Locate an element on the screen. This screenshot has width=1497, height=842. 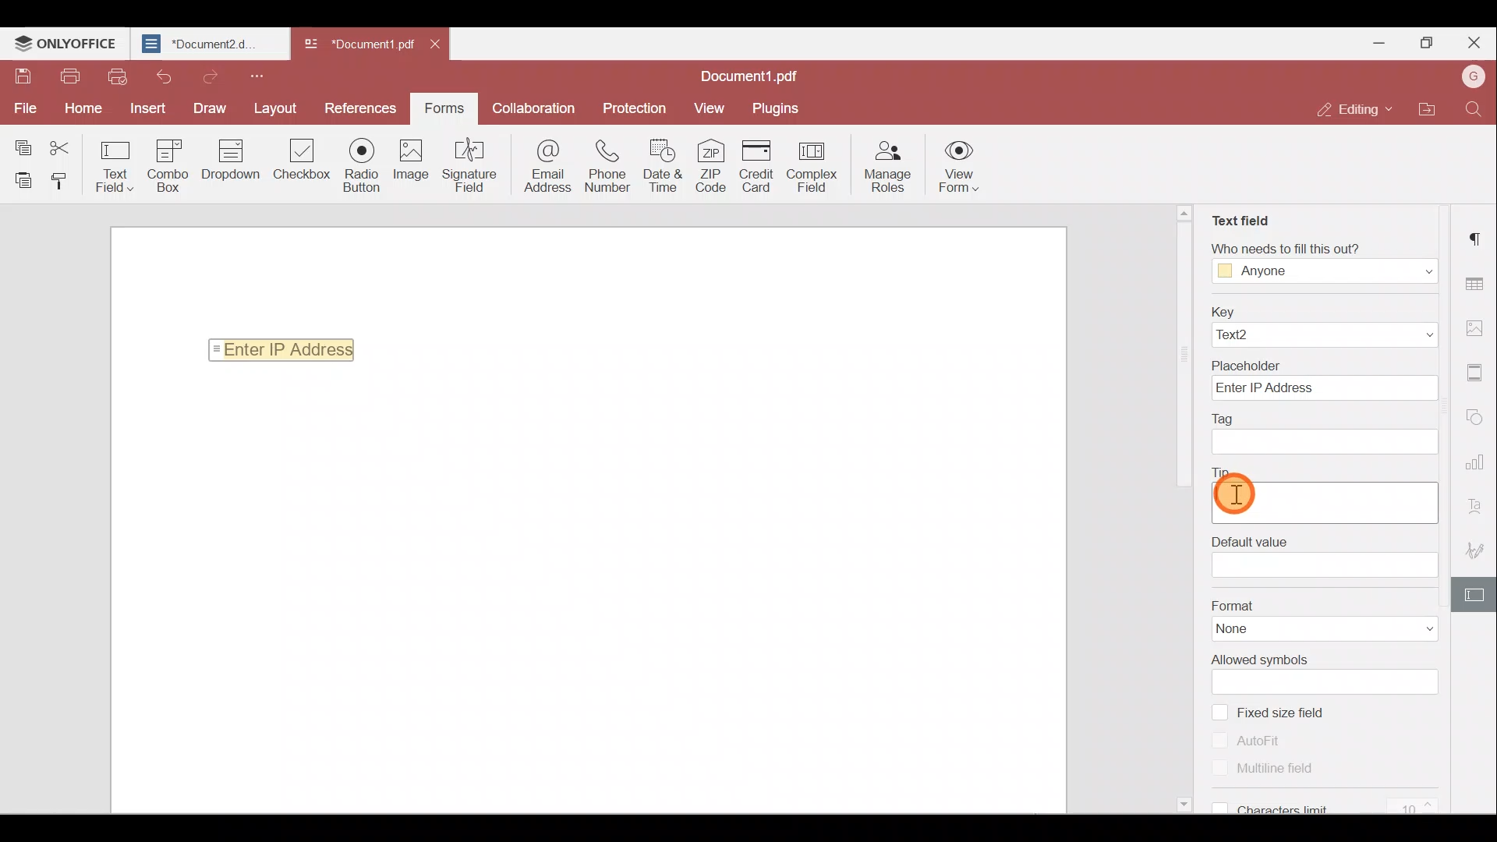
Allowed symbols field is located at coordinates (1333, 682).